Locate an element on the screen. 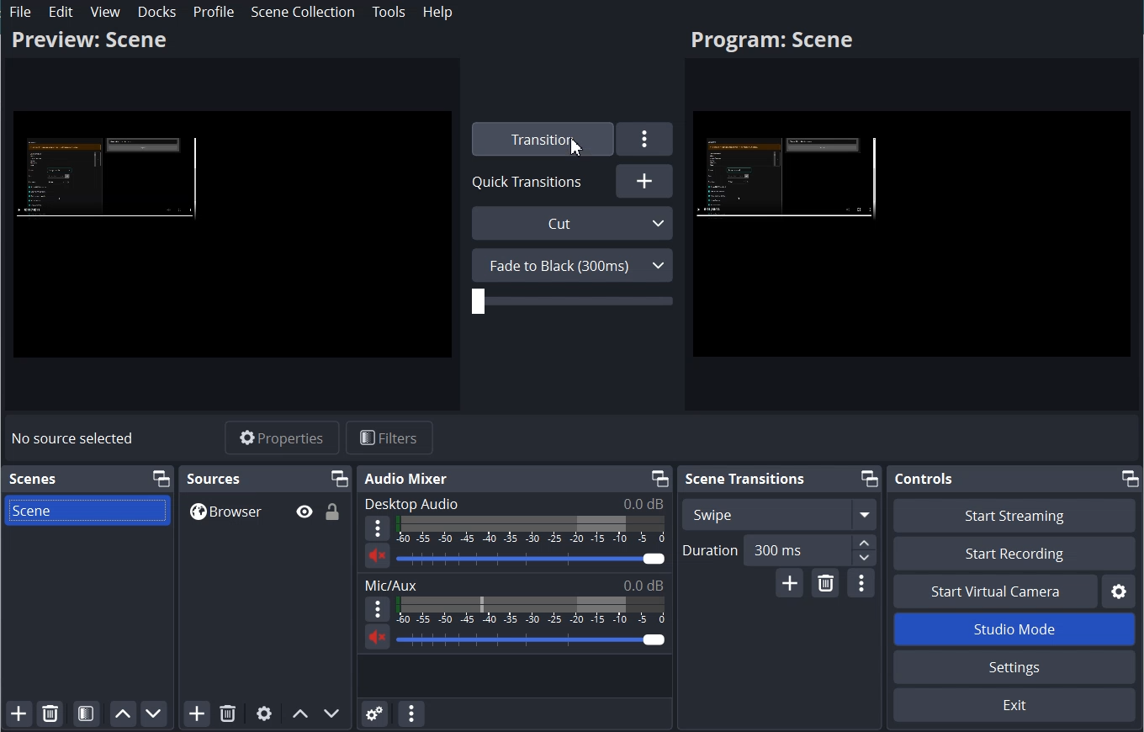  Add is located at coordinates (644, 180).